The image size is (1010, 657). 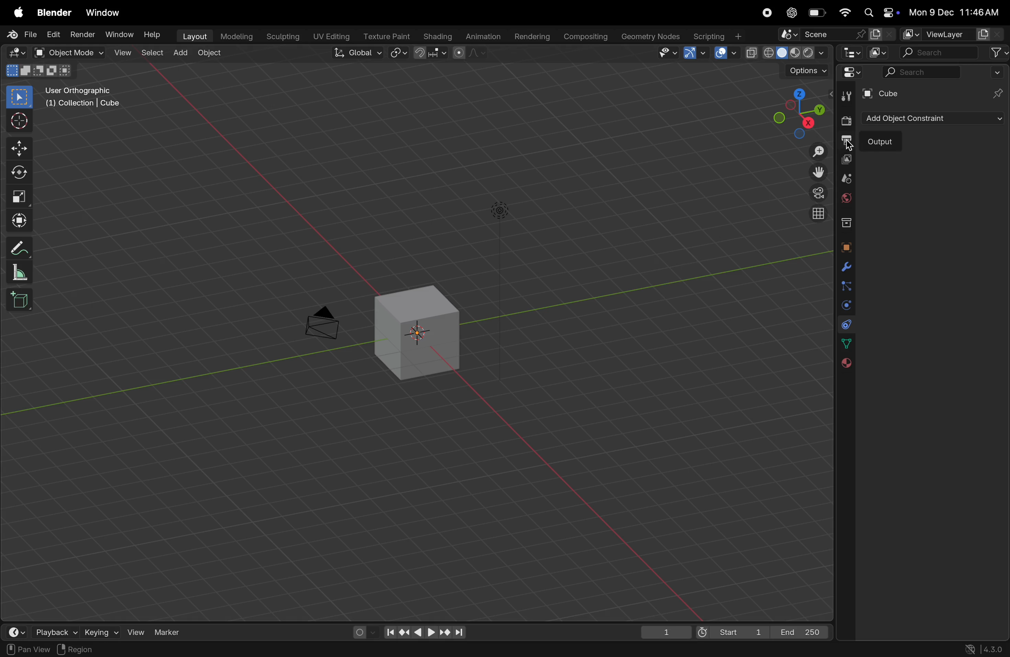 I want to click on , so click(x=357, y=54).